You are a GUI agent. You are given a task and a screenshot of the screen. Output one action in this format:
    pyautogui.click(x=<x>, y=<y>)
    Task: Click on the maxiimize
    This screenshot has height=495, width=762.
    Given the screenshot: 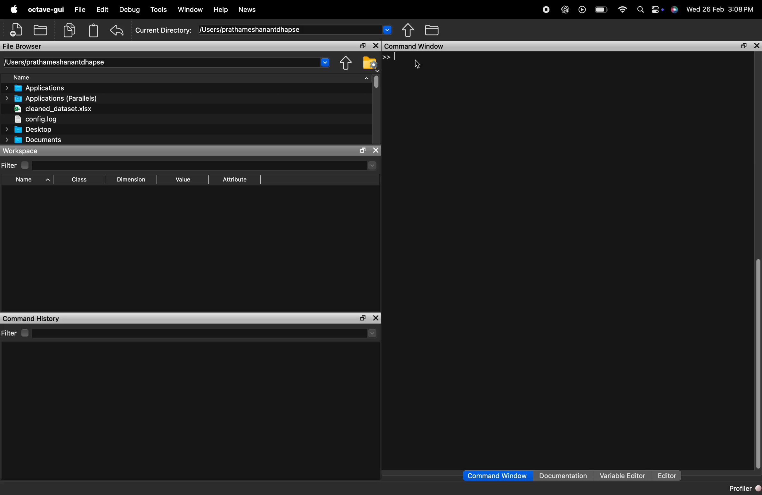 What is the action you would take?
    pyautogui.click(x=362, y=151)
    